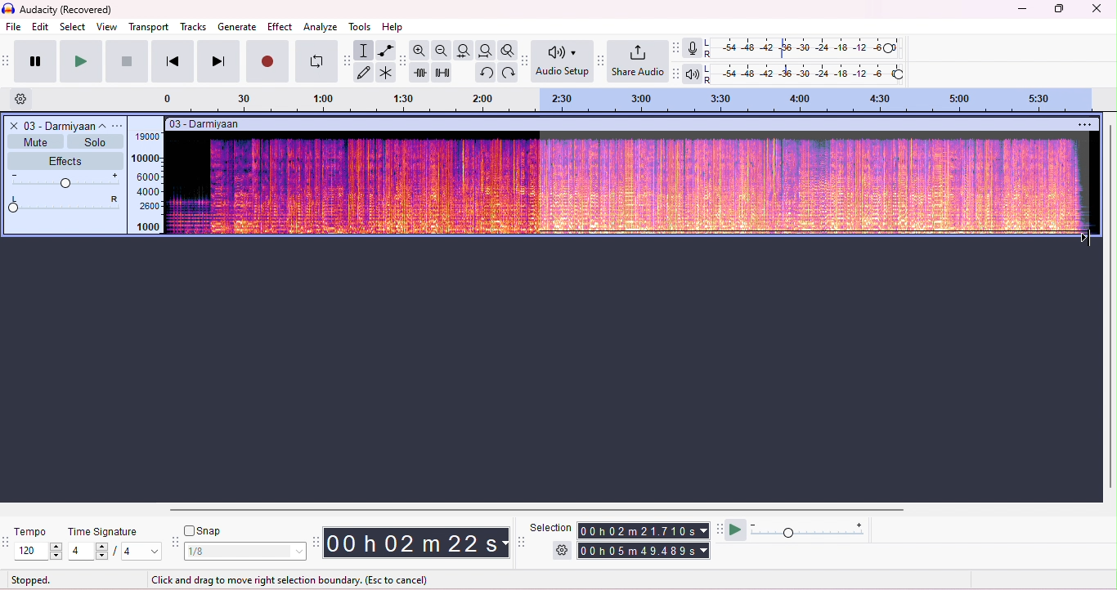  What do you see at coordinates (485, 50) in the screenshot?
I see `fit project to width` at bounding box center [485, 50].